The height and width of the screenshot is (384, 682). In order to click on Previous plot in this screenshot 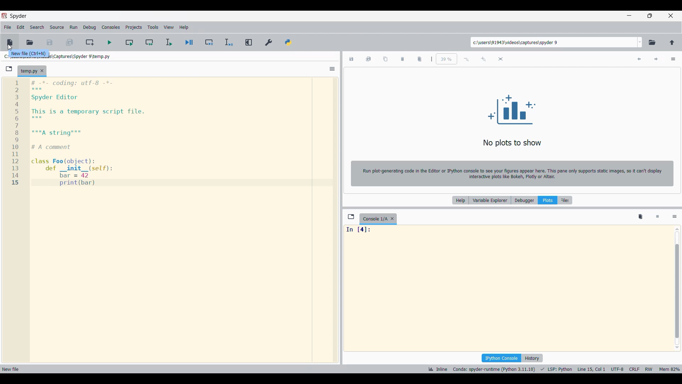, I will do `click(640, 59)`.